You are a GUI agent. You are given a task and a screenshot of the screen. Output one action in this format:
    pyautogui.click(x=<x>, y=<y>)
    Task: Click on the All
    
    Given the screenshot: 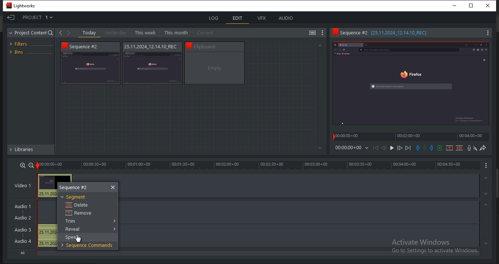 What is the action you would take?
    pyautogui.click(x=24, y=253)
    